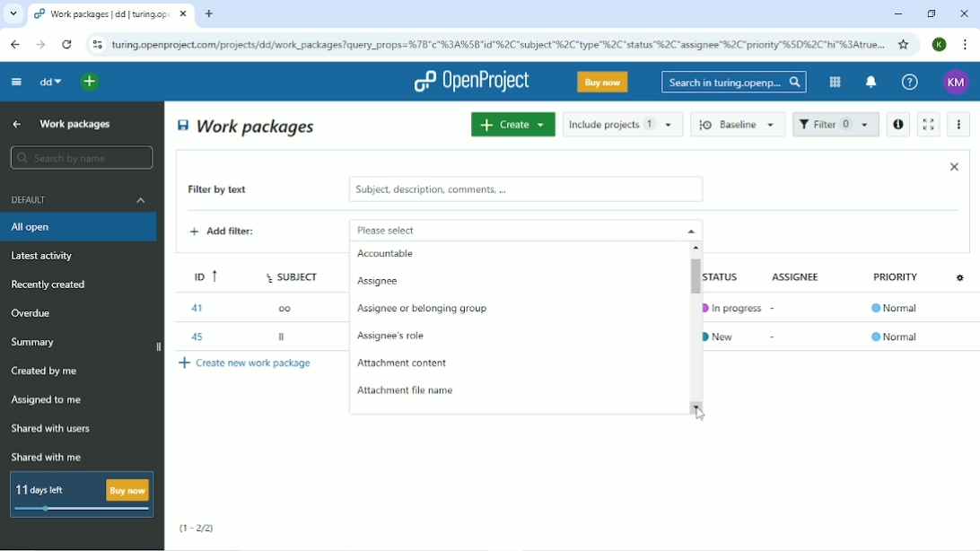 Image resolution: width=980 pixels, height=551 pixels. What do you see at coordinates (897, 310) in the screenshot?
I see `Normal` at bounding box center [897, 310].